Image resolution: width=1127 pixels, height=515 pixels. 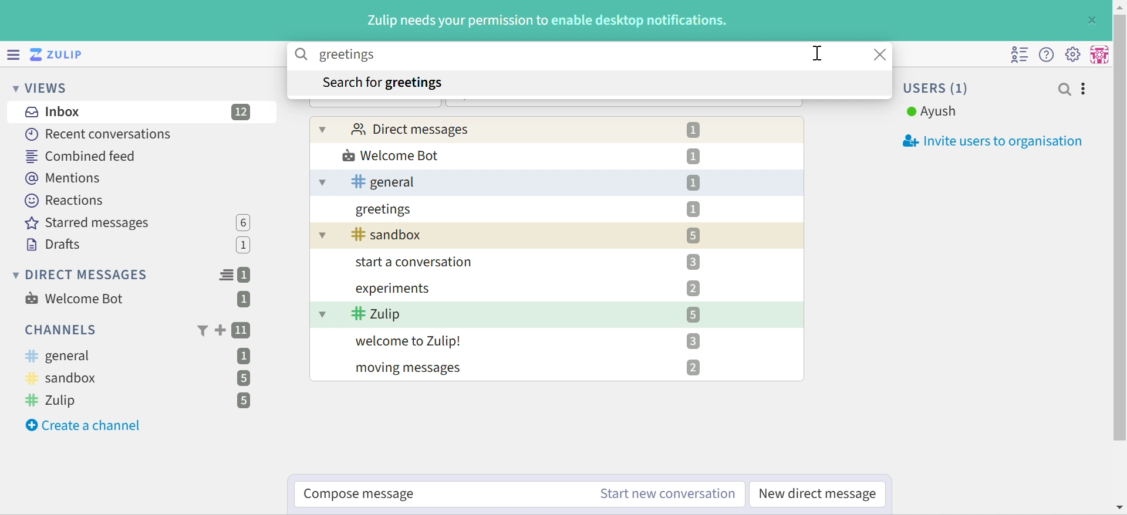 What do you see at coordinates (58, 356) in the screenshot?
I see `#general` at bounding box center [58, 356].